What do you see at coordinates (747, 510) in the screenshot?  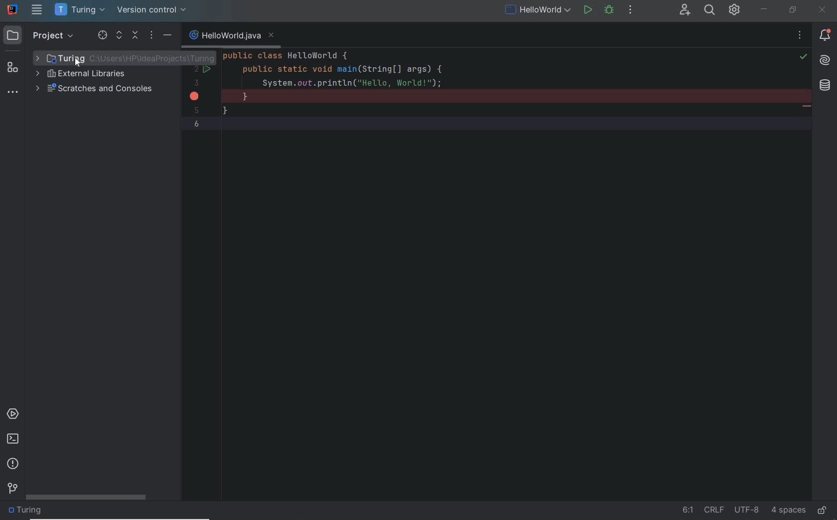 I see `file encoding` at bounding box center [747, 510].